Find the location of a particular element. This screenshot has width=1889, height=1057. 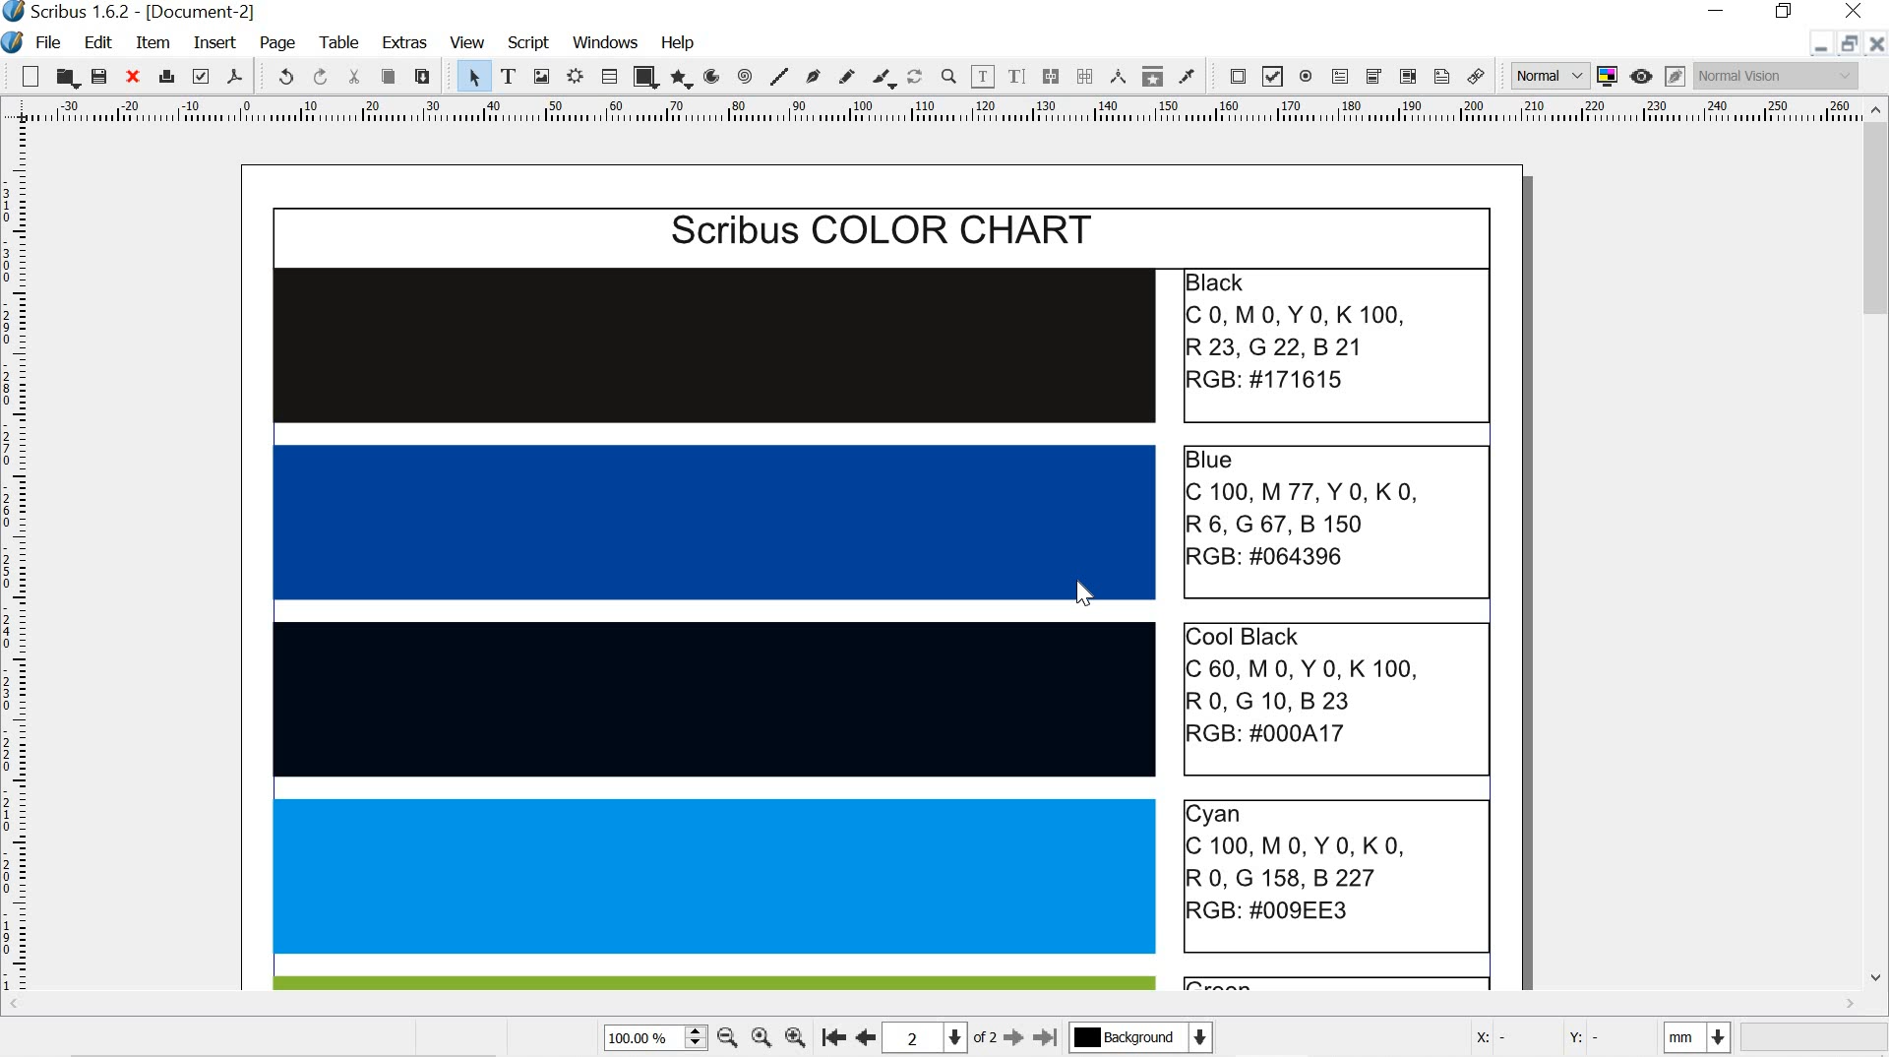

line is located at coordinates (778, 75).